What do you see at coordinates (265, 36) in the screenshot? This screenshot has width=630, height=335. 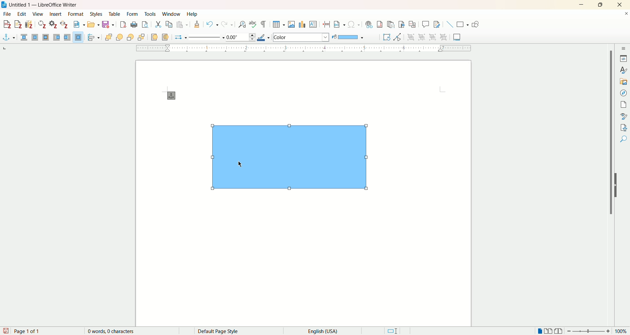 I see `line color` at bounding box center [265, 36].